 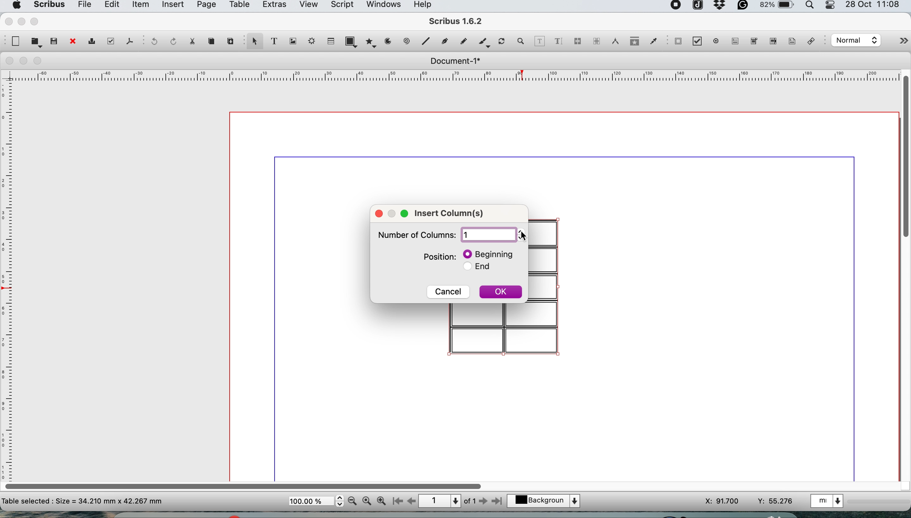 I want to click on battery, so click(x=776, y=7).